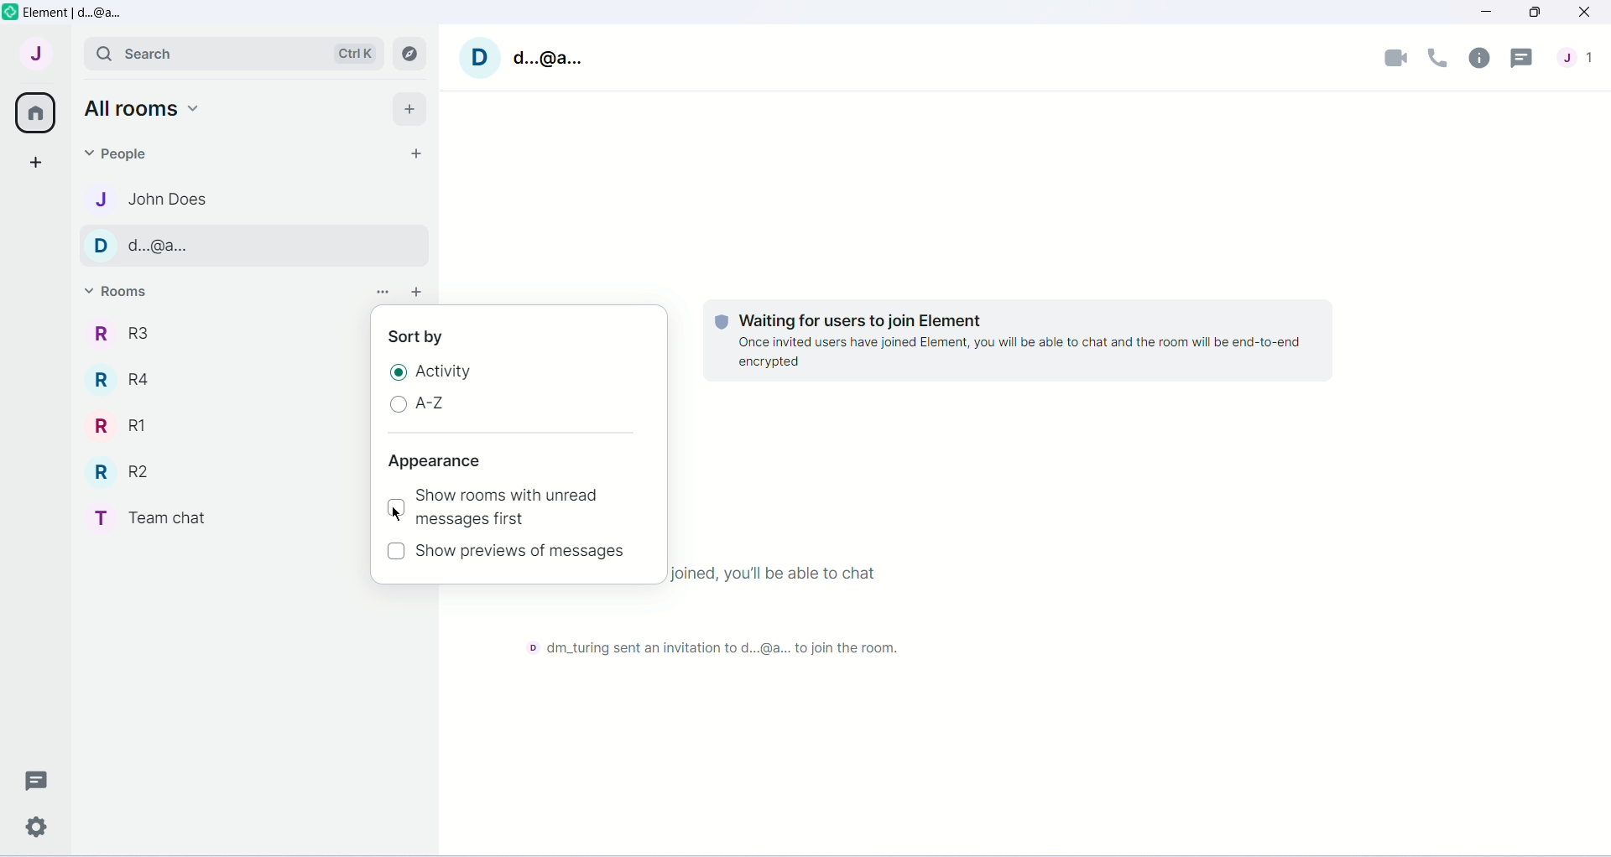 The width and height of the screenshot is (1611, 857). What do you see at coordinates (124, 293) in the screenshot?
I see `Rooms` at bounding box center [124, 293].